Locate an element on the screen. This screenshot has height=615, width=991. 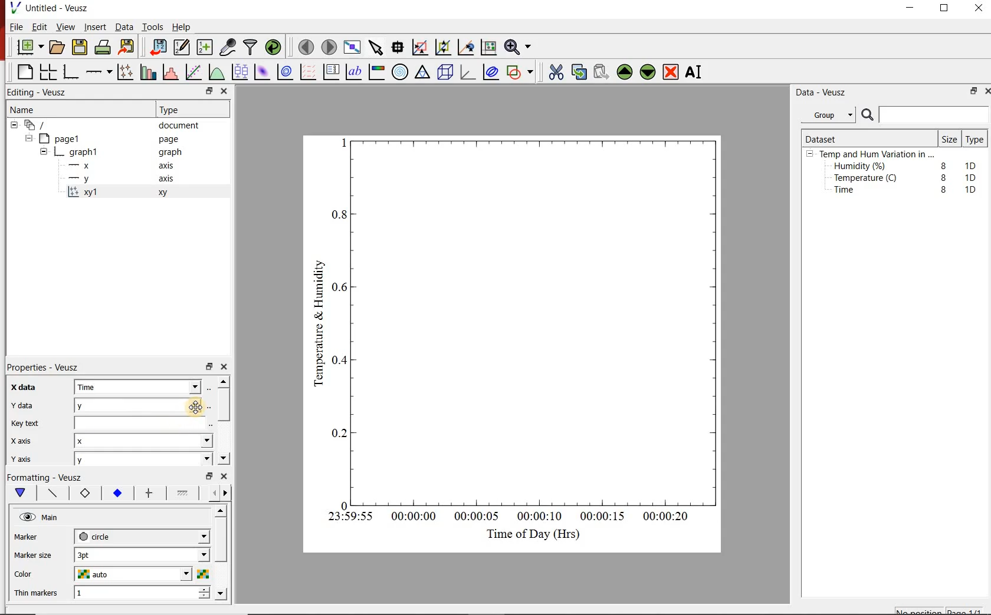
arrange graphs in a grid is located at coordinates (50, 70).